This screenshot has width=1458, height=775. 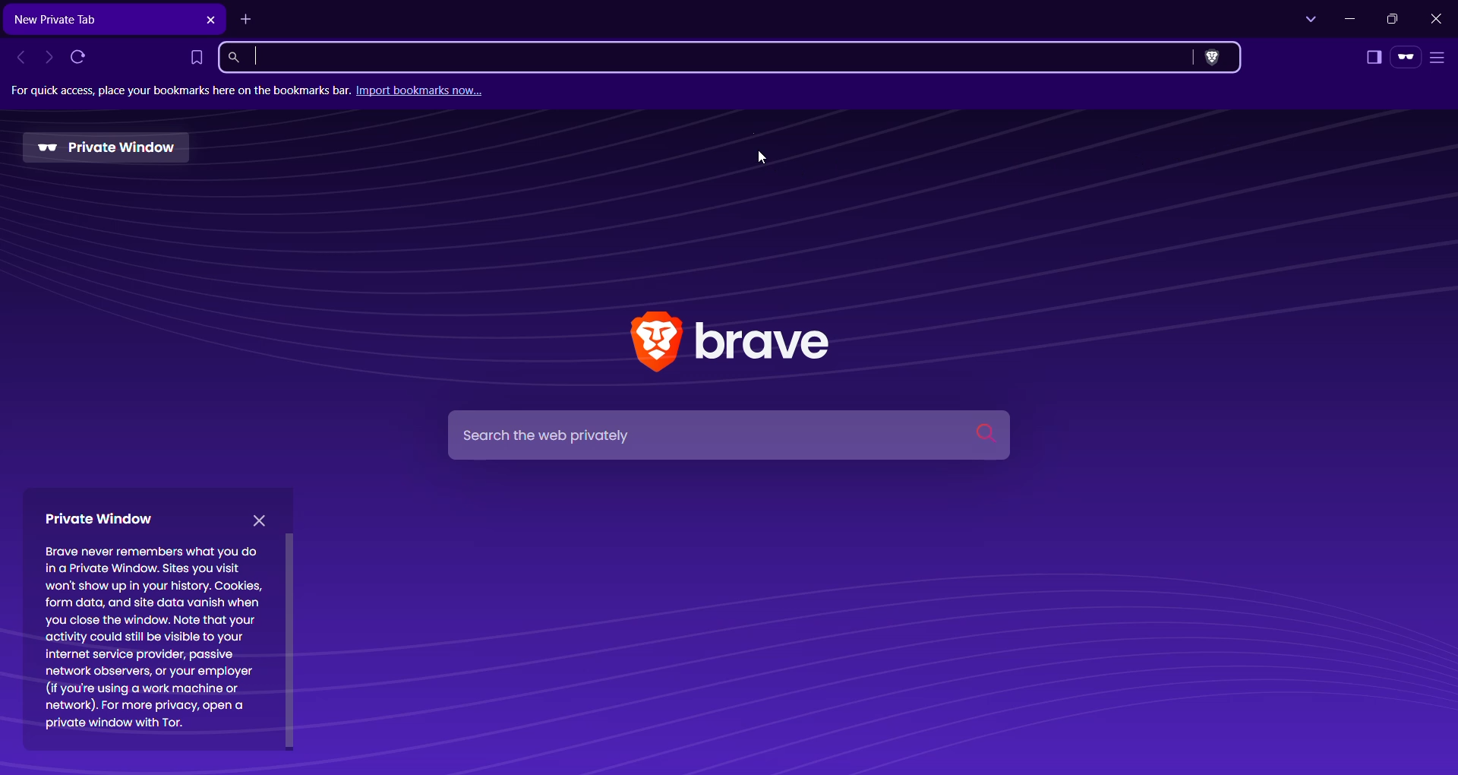 I want to click on Brave Application Logo and Name, so click(x=735, y=340).